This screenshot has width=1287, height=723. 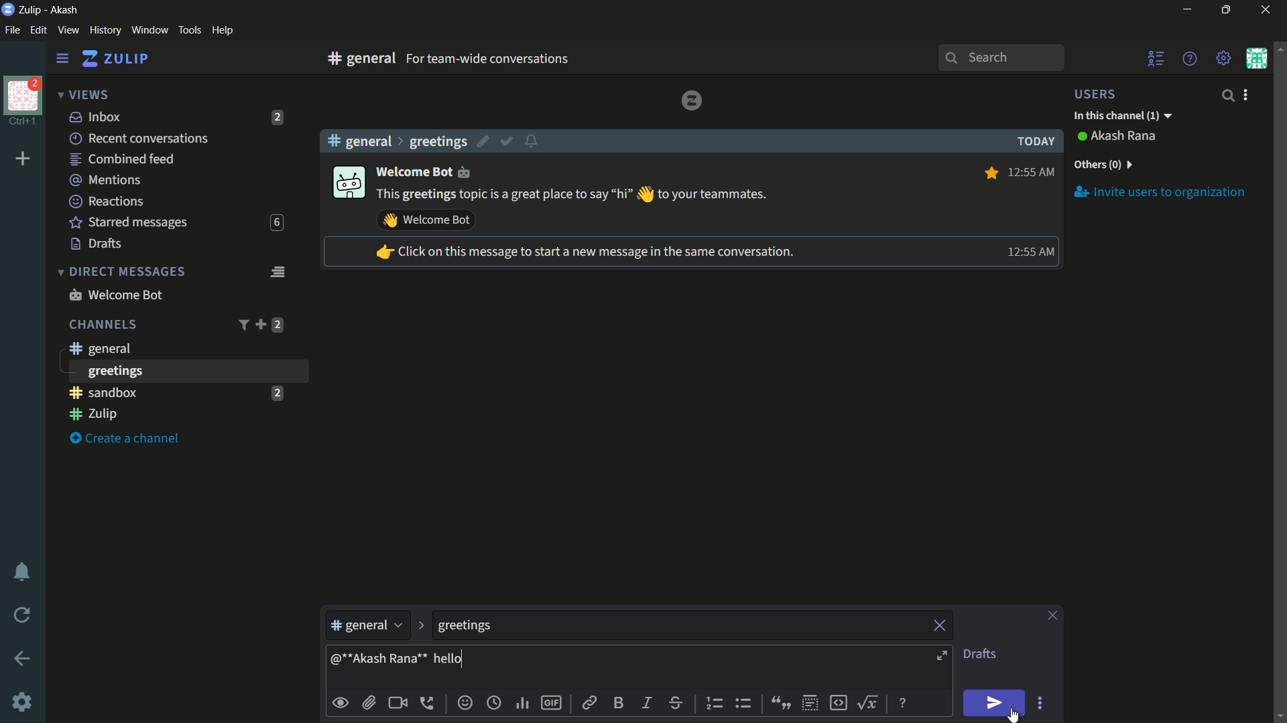 What do you see at coordinates (438, 141) in the screenshot?
I see `greetings` at bounding box center [438, 141].